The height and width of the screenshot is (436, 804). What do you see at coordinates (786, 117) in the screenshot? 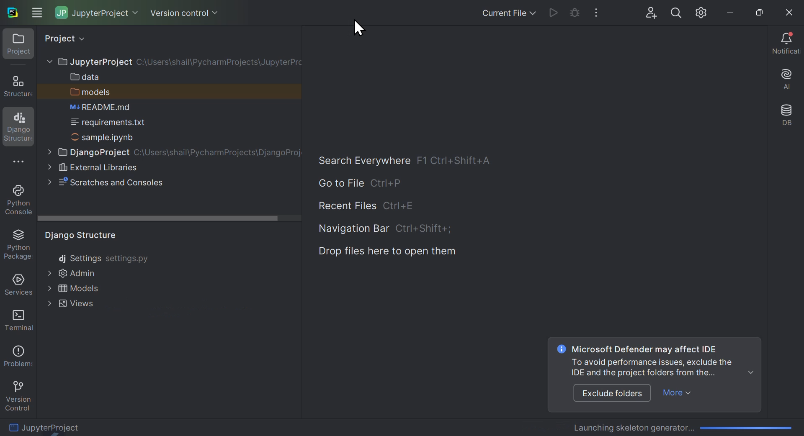
I see `Database` at bounding box center [786, 117].